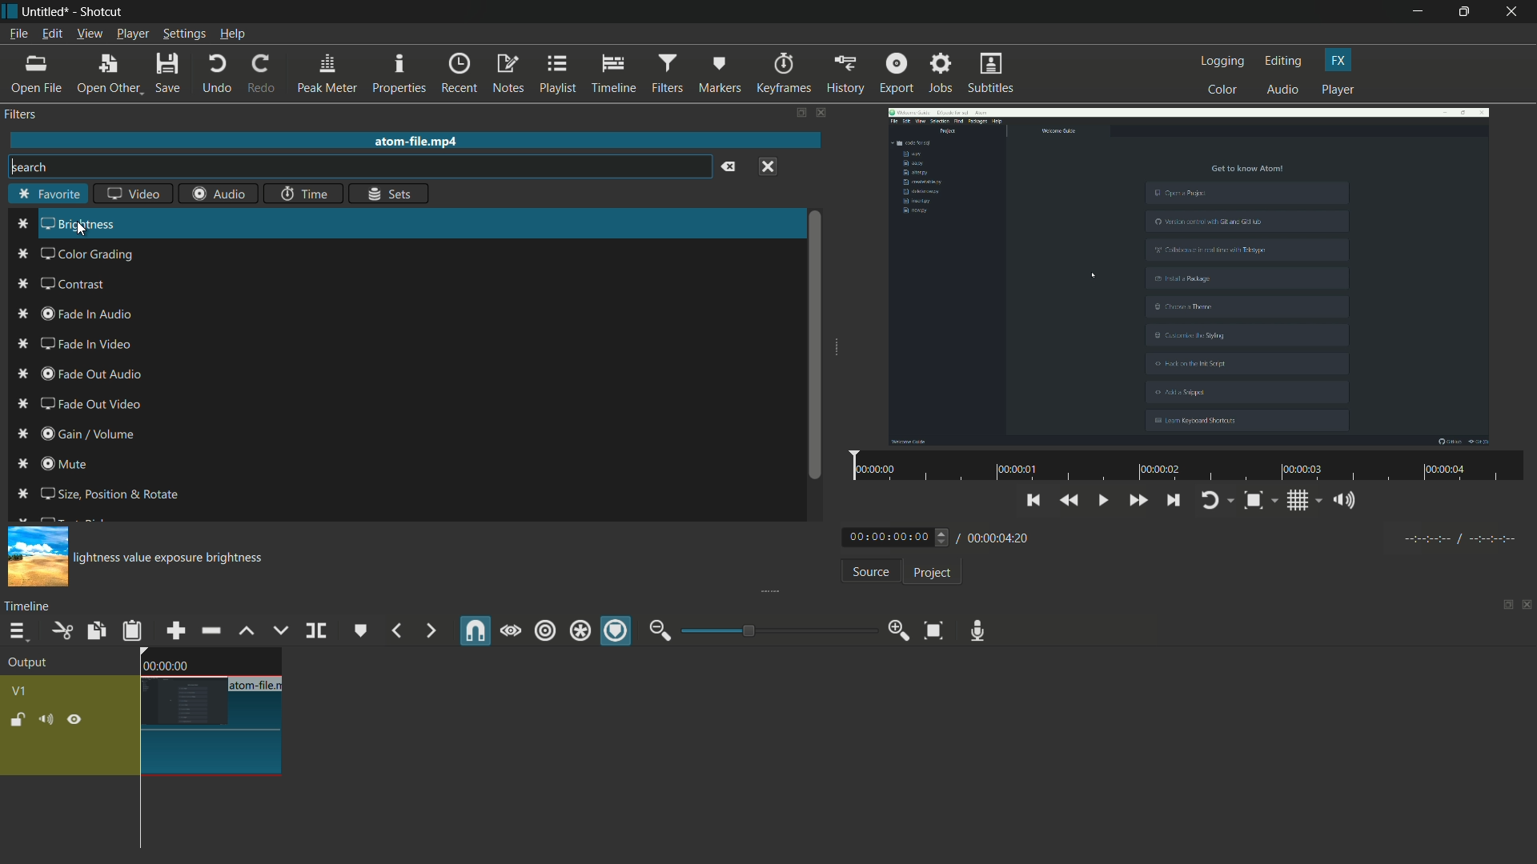 The height and width of the screenshot is (864, 1537). Describe the element at coordinates (170, 74) in the screenshot. I see `save` at that location.